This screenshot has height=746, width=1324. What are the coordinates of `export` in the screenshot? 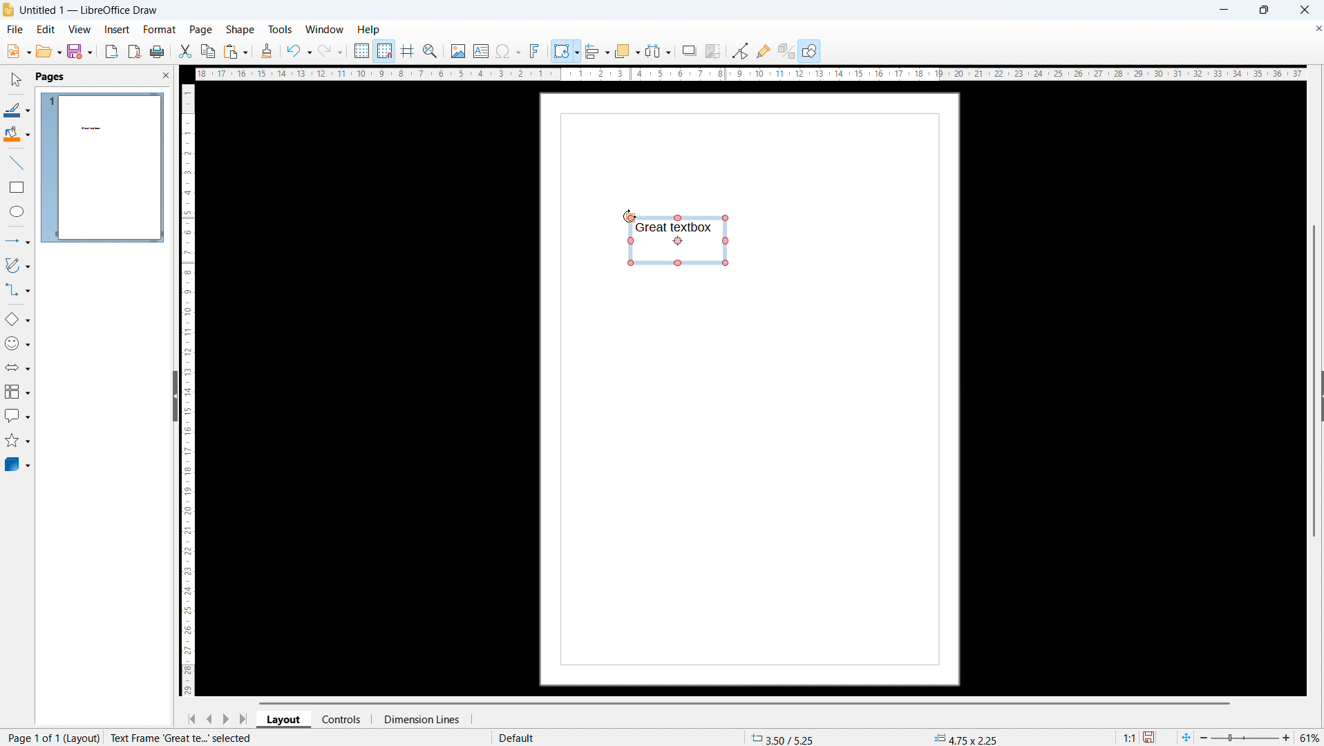 It's located at (112, 51).